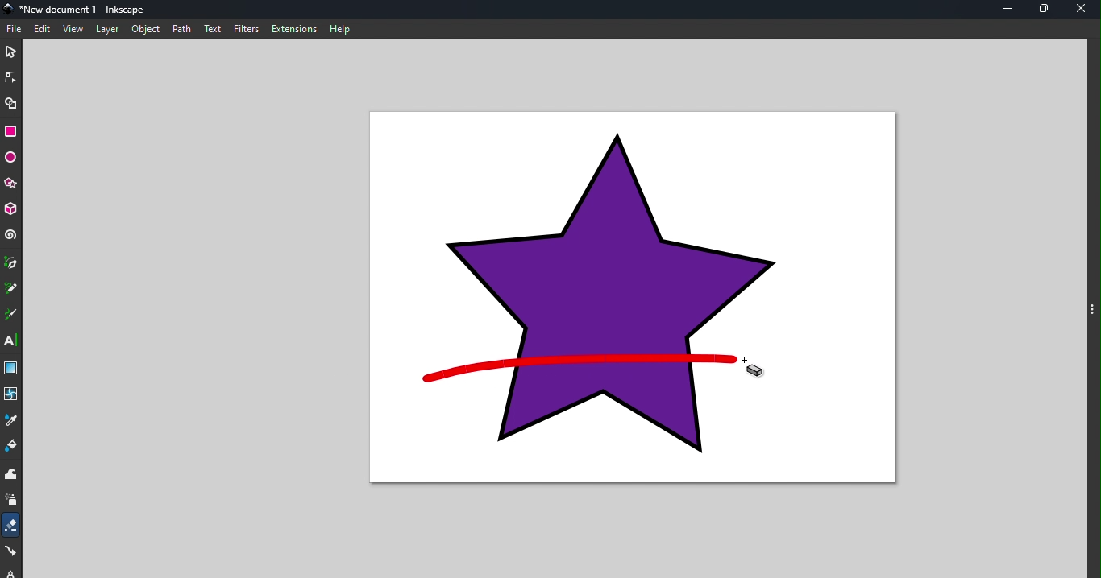  Describe the element at coordinates (11, 209) in the screenshot. I see `3D box tool` at that location.